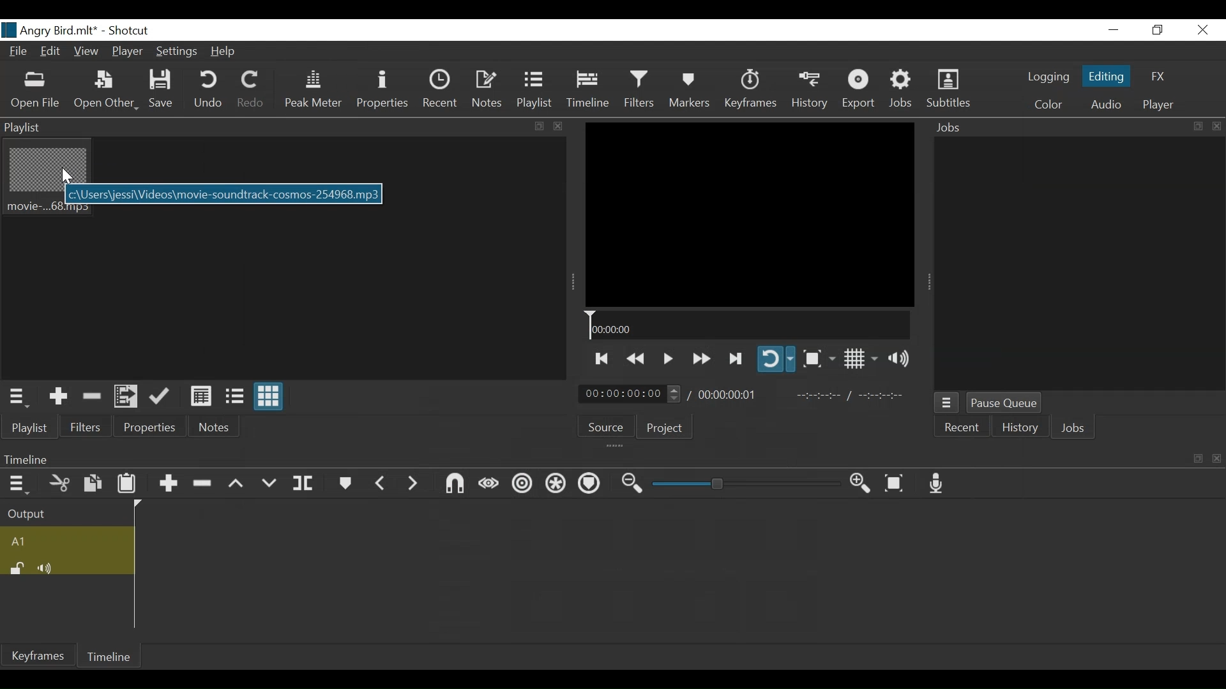 This screenshot has width=1226, height=689. I want to click on Snap, so click(455, 484).